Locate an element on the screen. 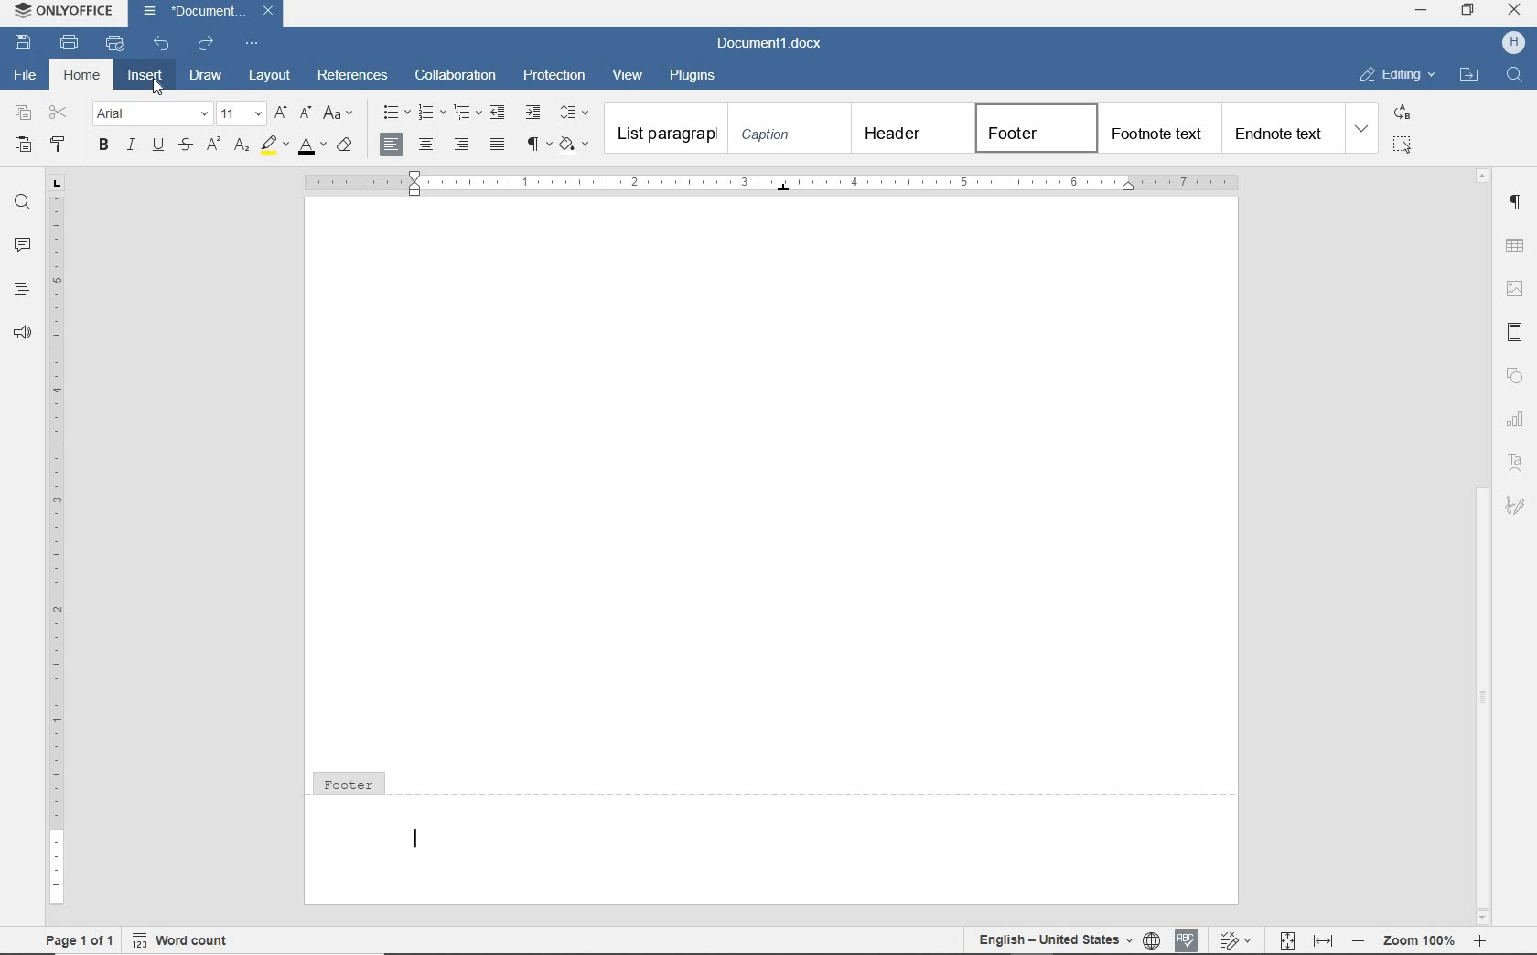 The height and width of the screenshot is (955, 1537). ALIGN RIGHT is located at coordinates (460, 144).